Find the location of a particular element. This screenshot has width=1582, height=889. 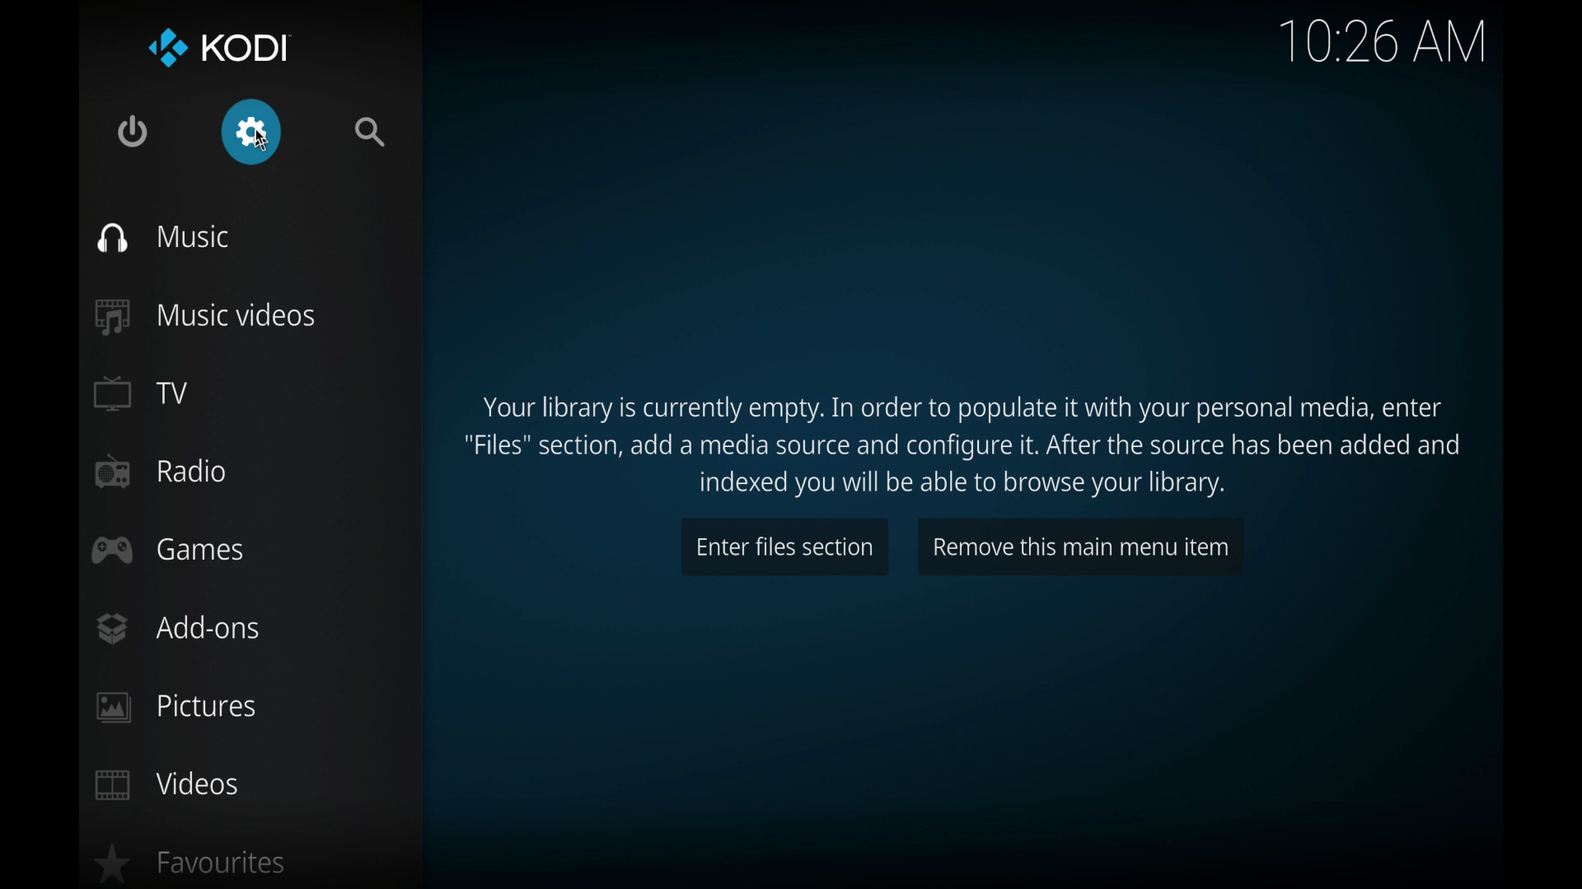

music is located at coordinates (164, 237).